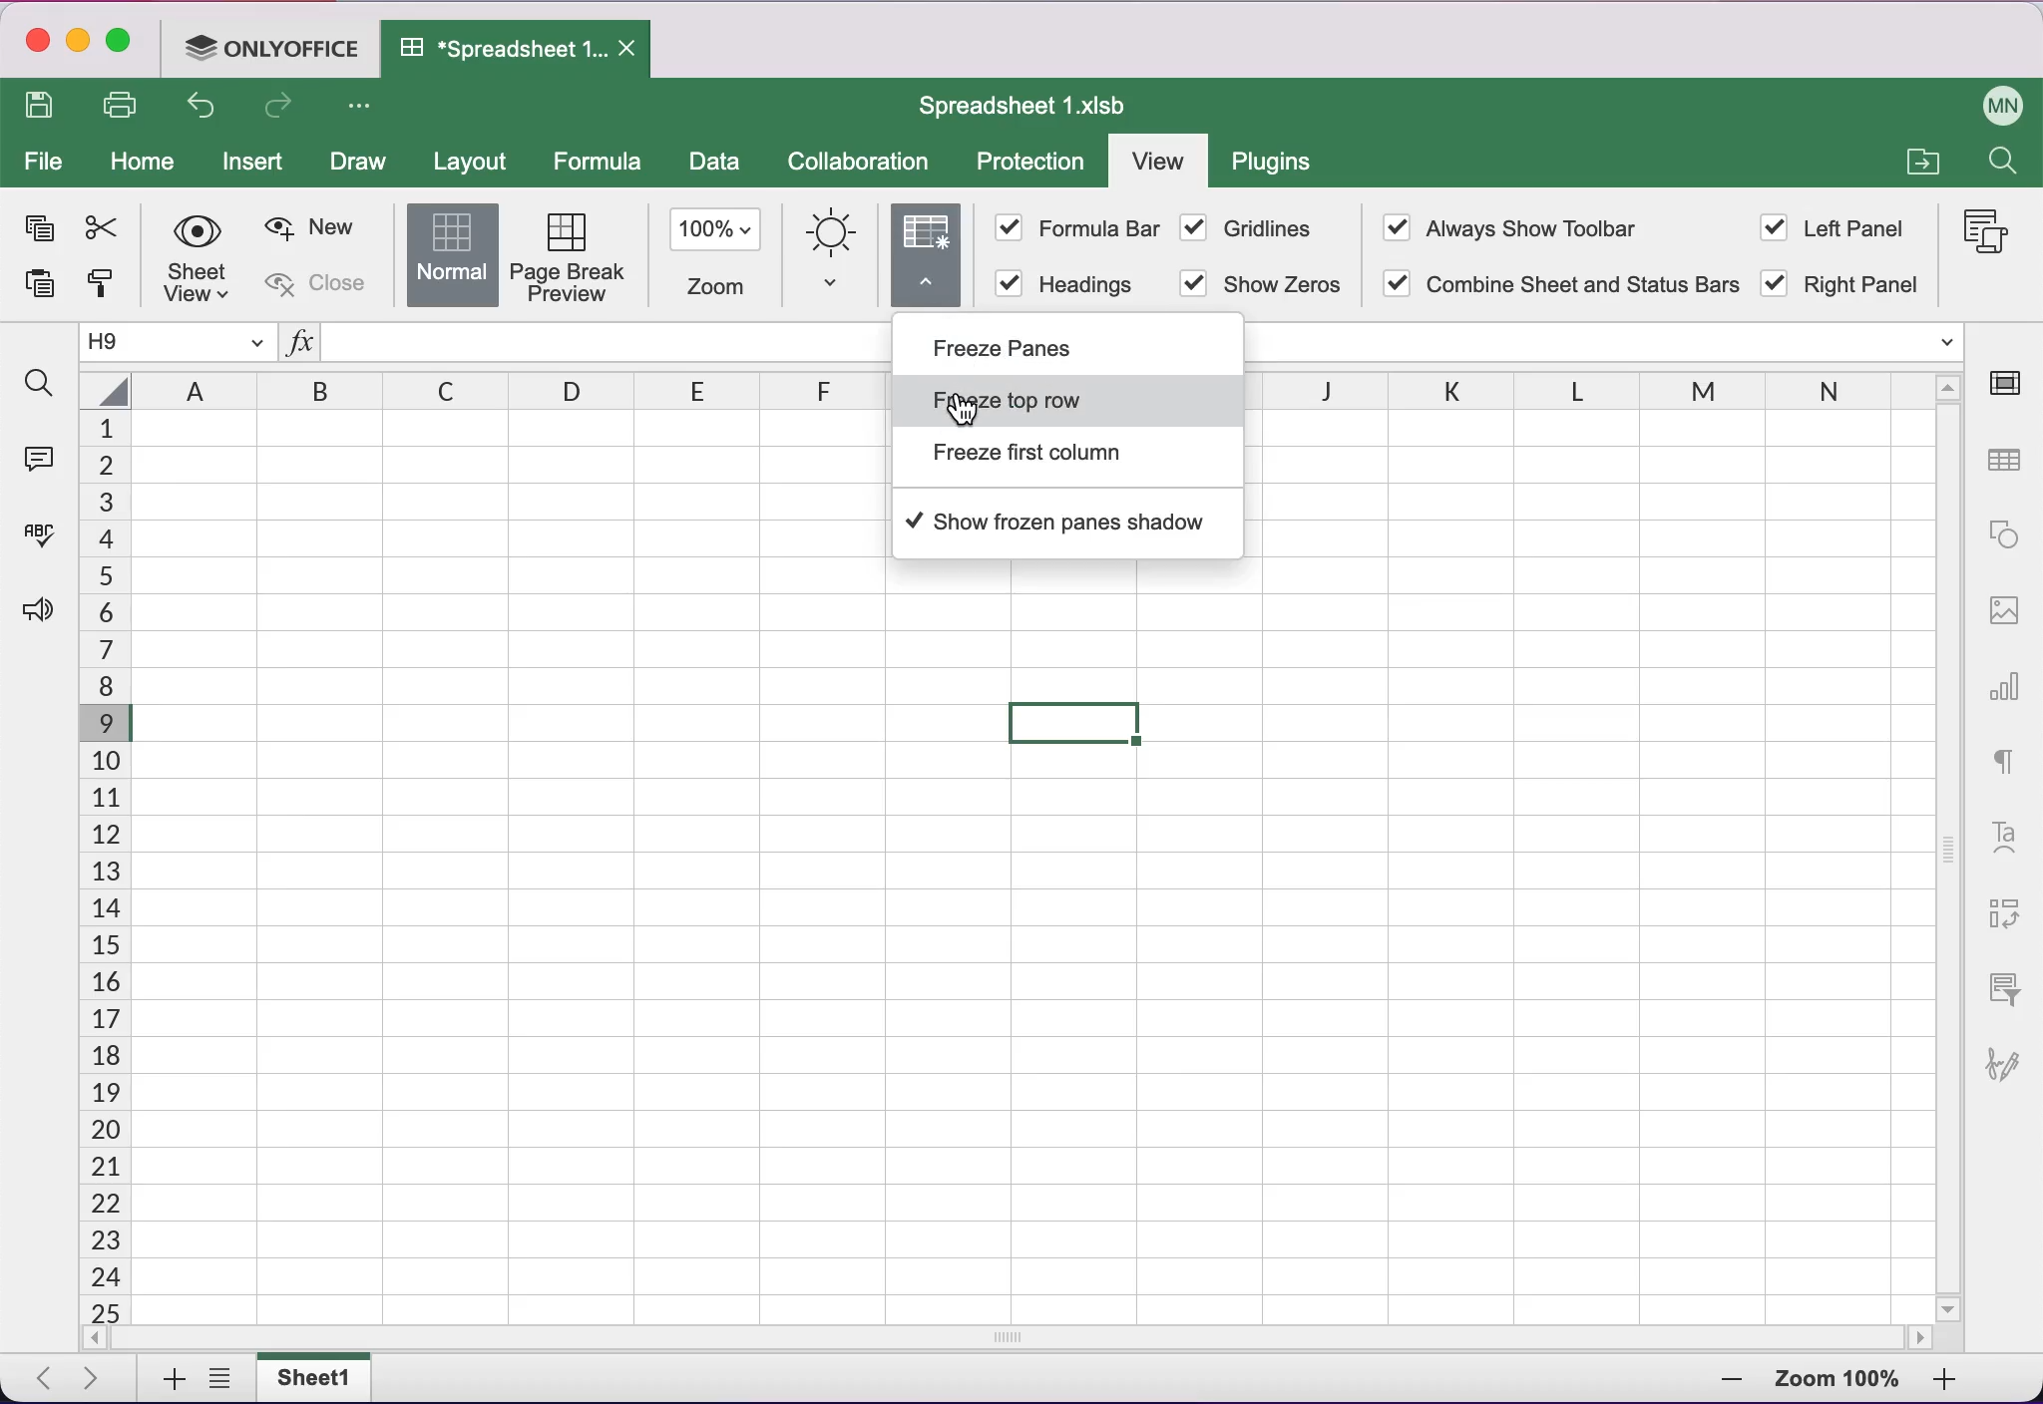 The height and width of the screenshot is (1404, 2043). Describe the element at coordinates (303, 341) in the screenshot. I see `functions` at that location.